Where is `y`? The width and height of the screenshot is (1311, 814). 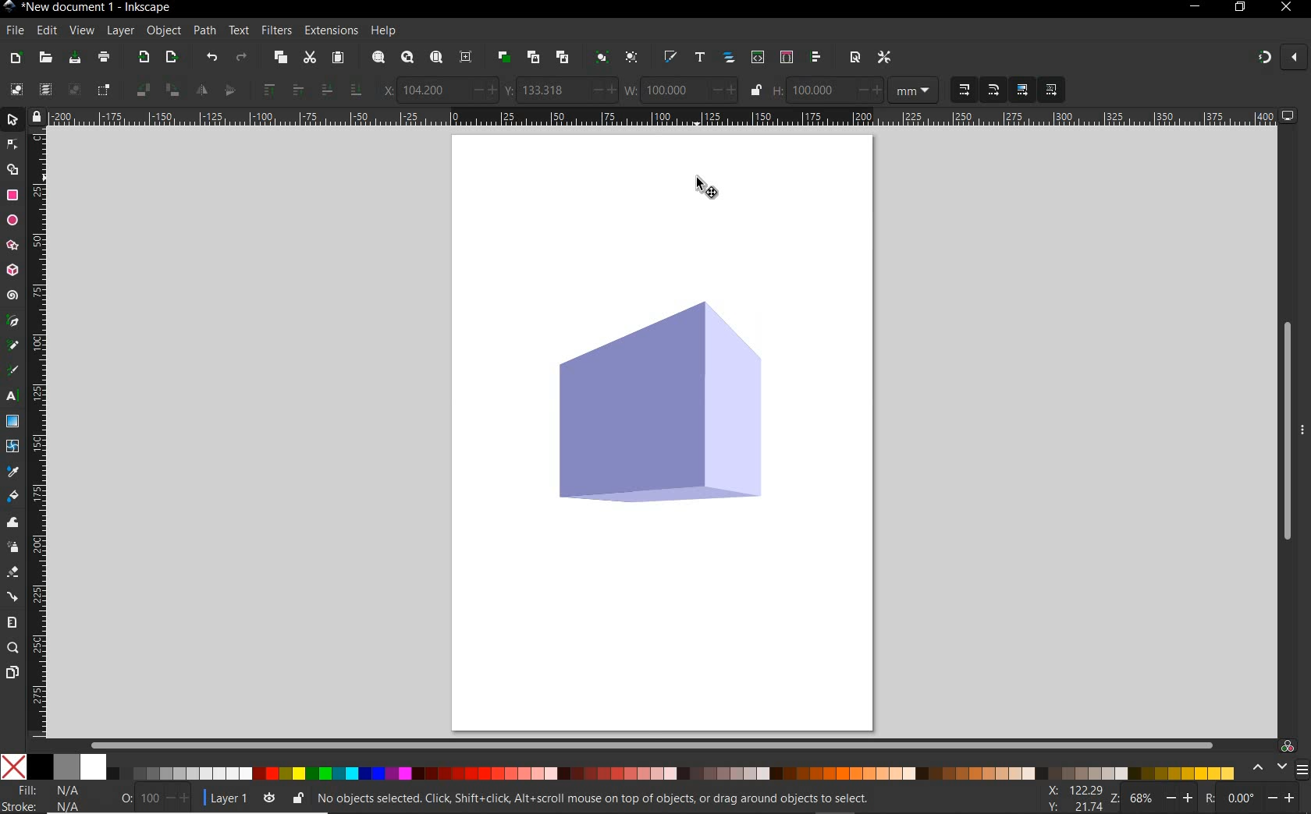 y is located at coordinates (510, 90).